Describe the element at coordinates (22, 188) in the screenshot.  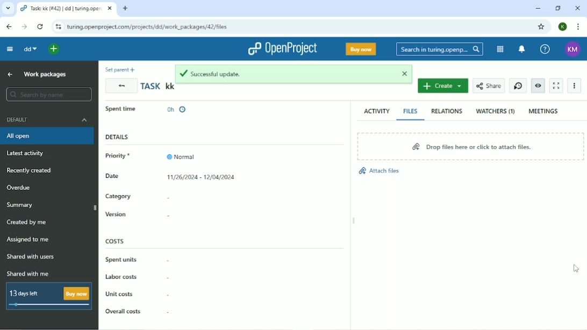
I see `Overdue` at that location.